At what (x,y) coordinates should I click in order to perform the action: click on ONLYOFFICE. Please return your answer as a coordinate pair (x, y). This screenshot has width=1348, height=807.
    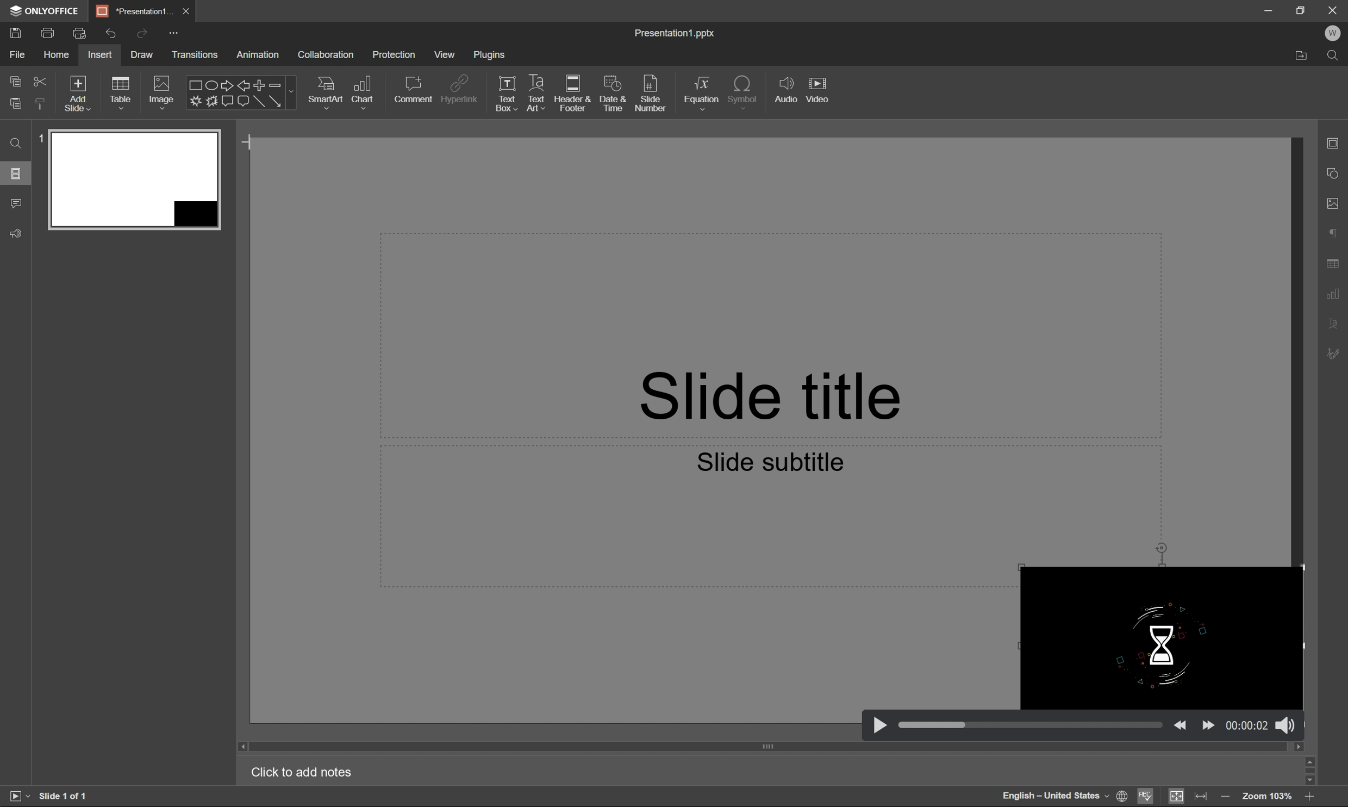
    Looking at the image, I should click on (46, 13).